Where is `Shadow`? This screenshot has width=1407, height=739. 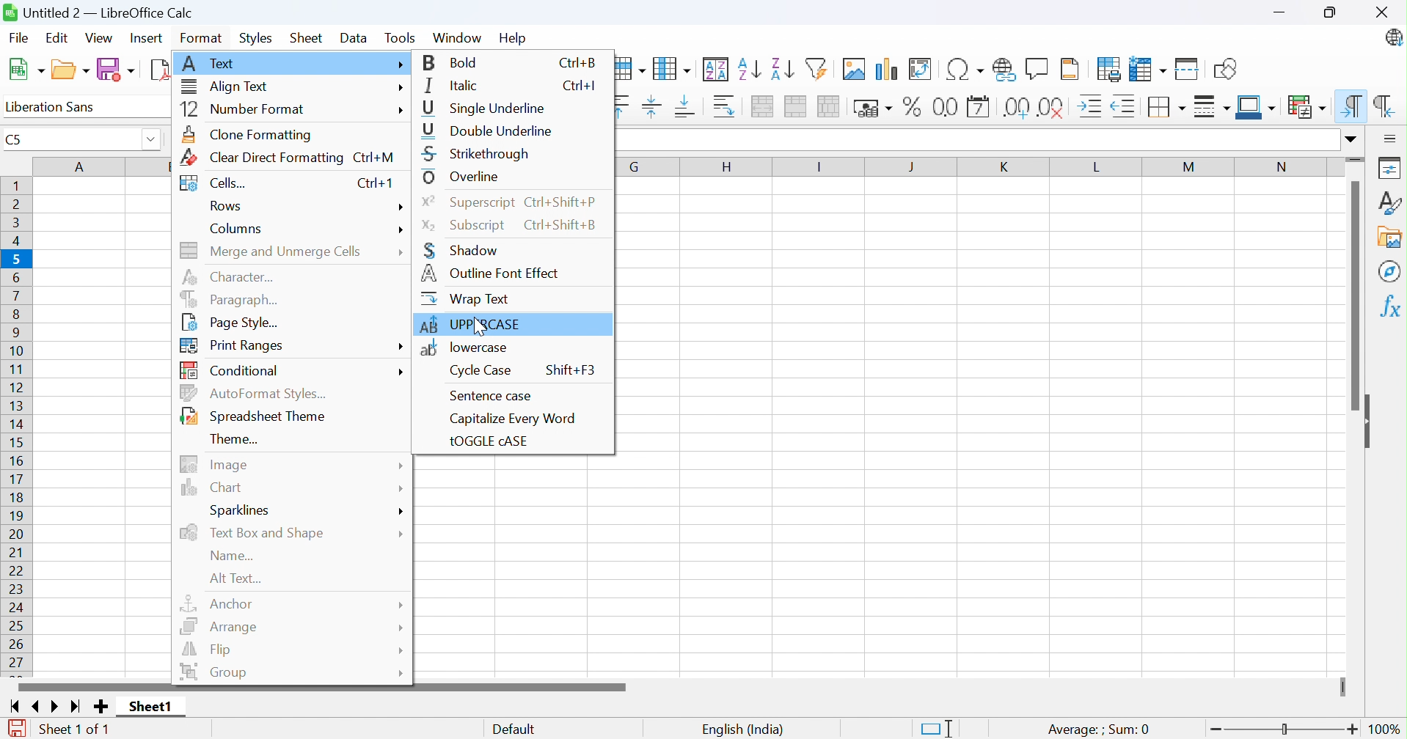 Shadow is located at coordinates (461, 251).